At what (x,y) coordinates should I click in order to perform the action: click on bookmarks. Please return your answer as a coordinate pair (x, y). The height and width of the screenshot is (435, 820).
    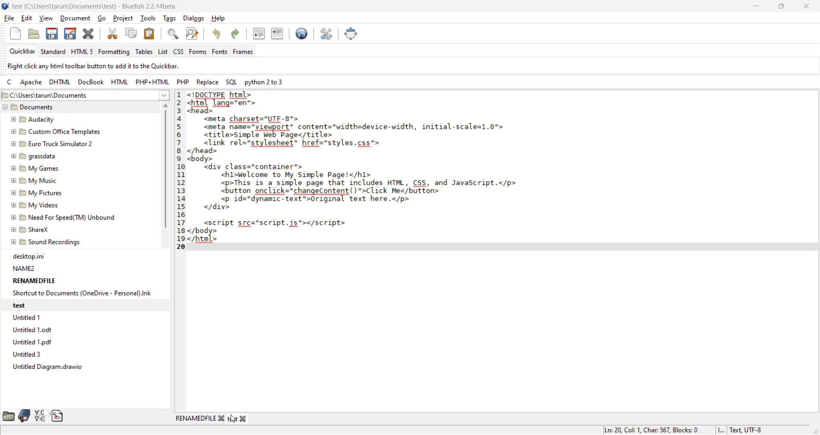
    Looking at the image, I should click on (23, 418).